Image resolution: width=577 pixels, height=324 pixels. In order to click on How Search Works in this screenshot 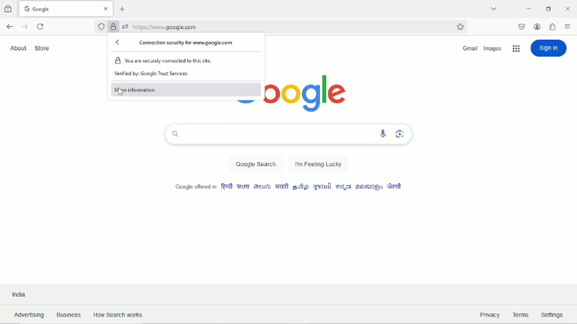, I will do `click(122, 315)`.